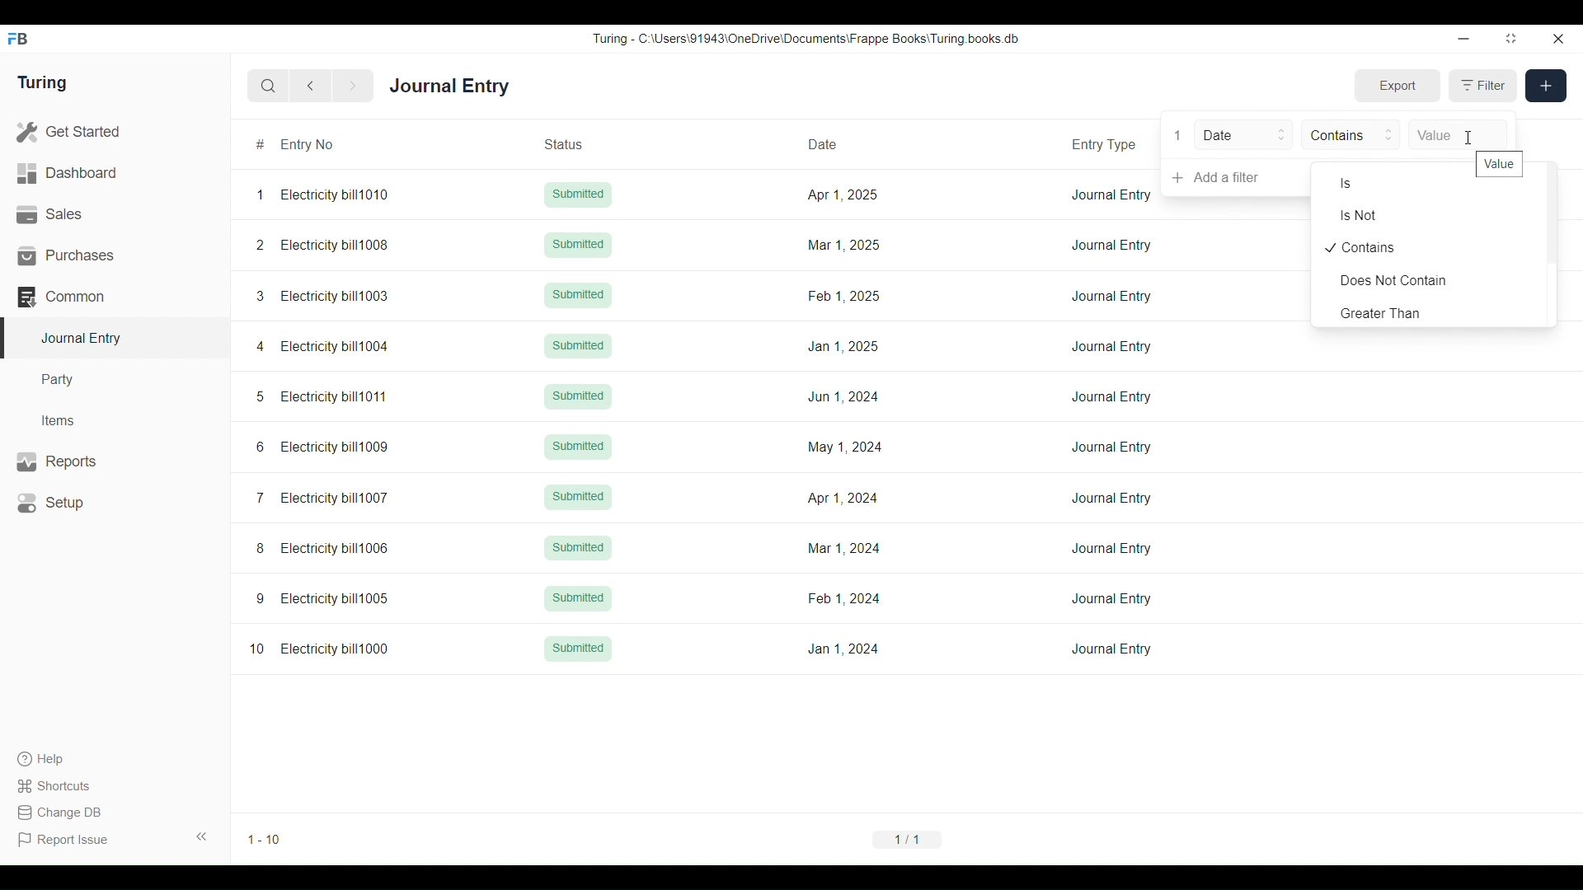  Describe the element at coordinates (1429, 216) in the screenshot. I see `Is Not` at that location.